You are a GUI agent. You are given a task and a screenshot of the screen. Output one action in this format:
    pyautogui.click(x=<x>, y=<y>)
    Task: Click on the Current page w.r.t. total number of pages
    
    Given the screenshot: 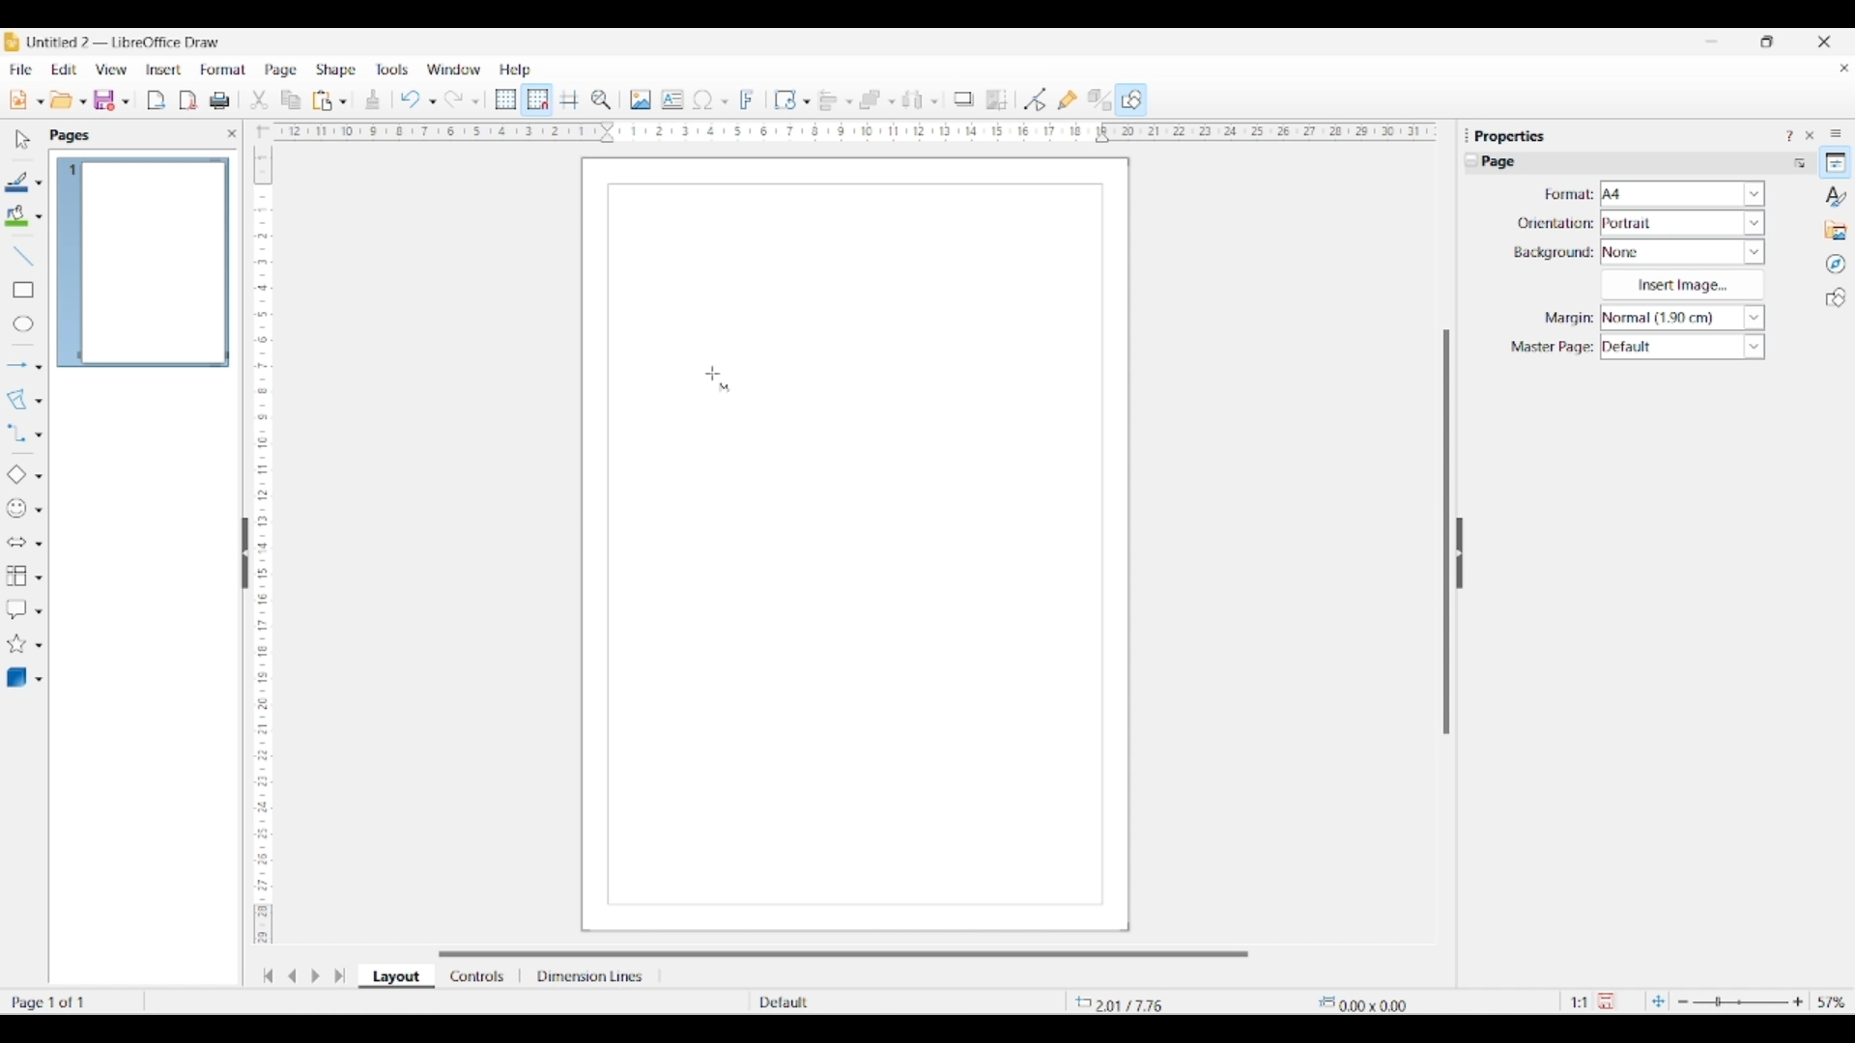 What is the action you would take?
    pyautogui.click(x=71, y=1001)
    